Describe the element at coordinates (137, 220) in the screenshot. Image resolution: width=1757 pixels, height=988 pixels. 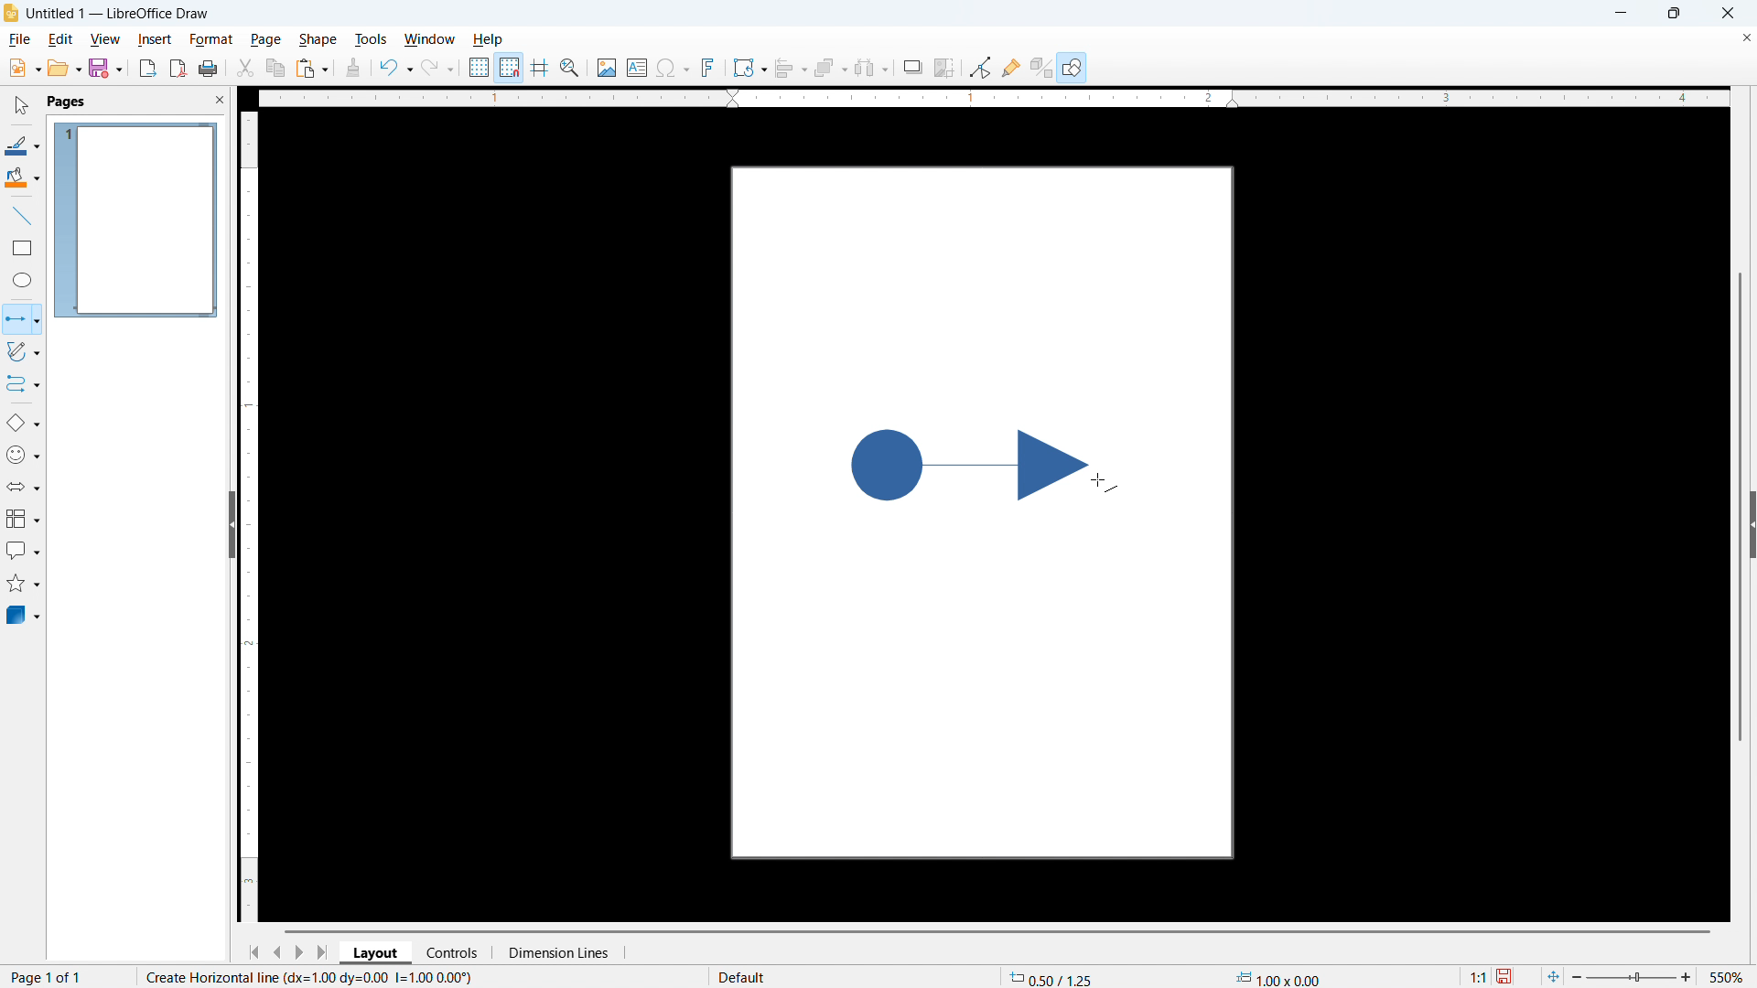
I see `Page display ` at that location.